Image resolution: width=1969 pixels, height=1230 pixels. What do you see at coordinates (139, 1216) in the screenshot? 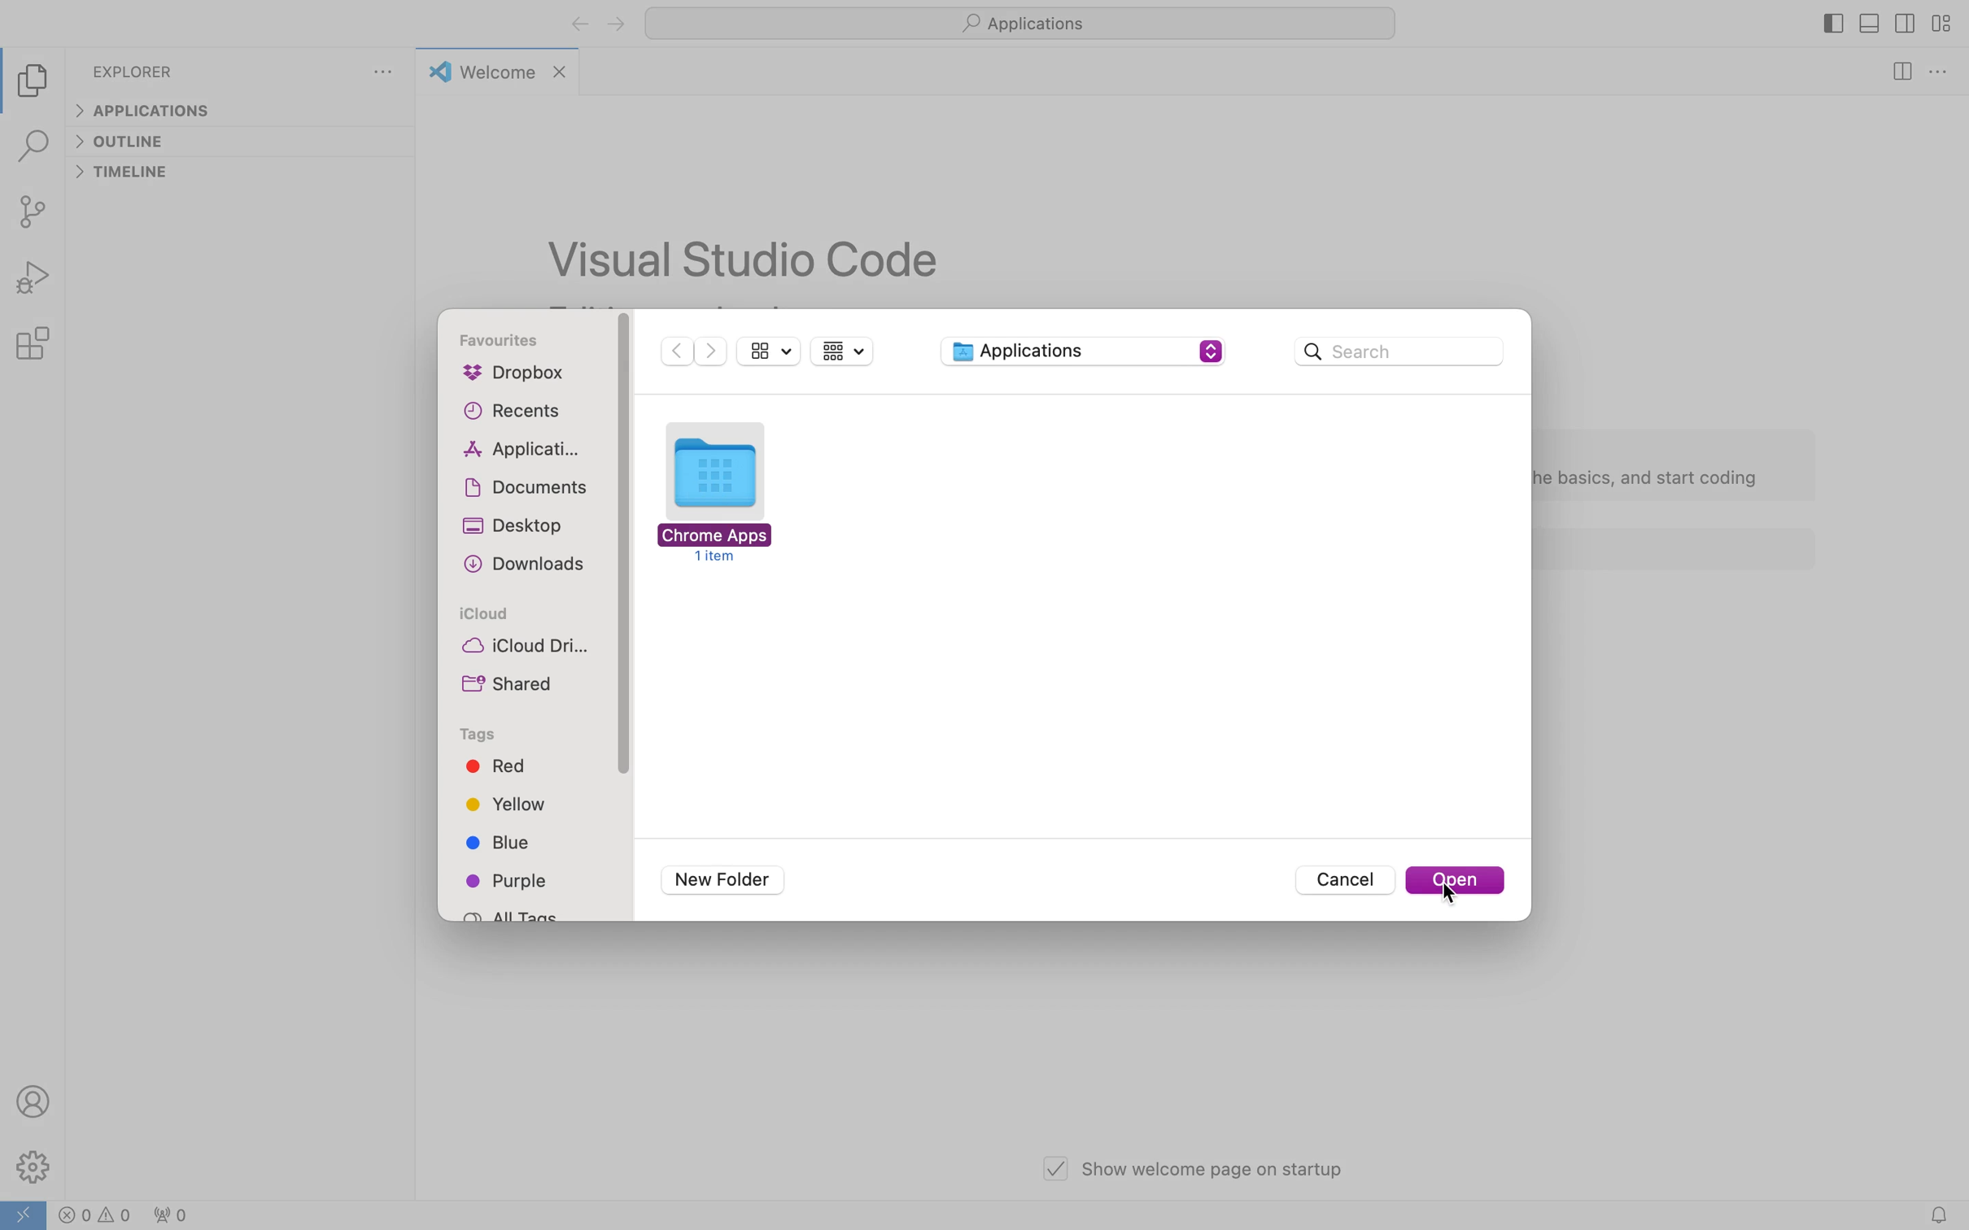
I see `warnings , cautions` at bounding box center [139, 1216].